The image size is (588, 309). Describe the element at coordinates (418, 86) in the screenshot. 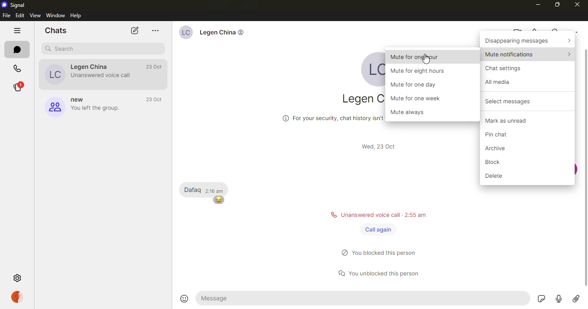

I see `mute for 1 day` at that location.